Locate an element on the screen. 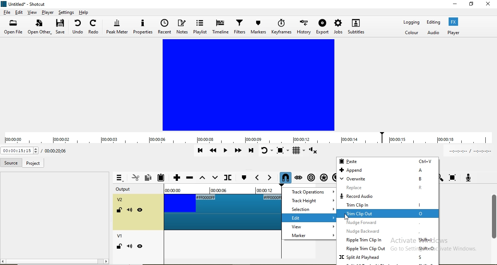  mute is located at coordinates (130, 211).